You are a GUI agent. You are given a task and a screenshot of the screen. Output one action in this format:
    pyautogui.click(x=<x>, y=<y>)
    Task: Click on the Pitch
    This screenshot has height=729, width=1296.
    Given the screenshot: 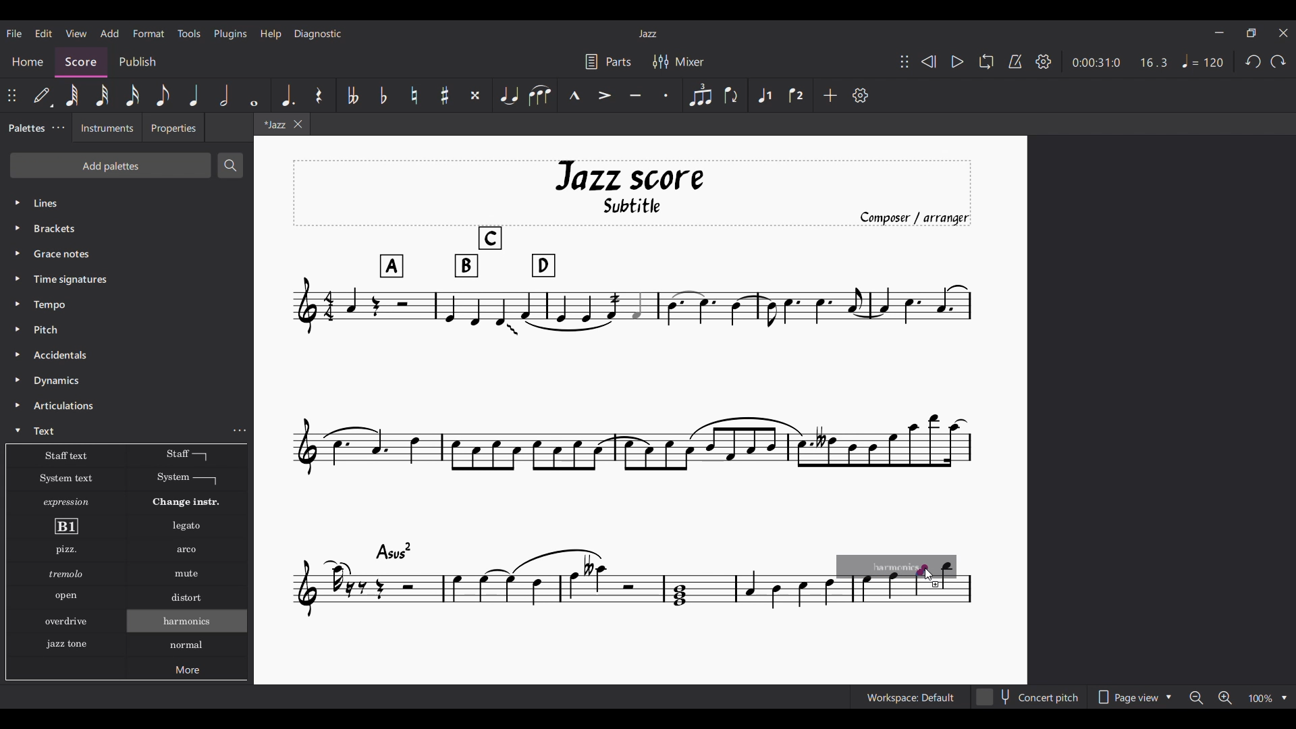 What is the action you would take?
    pyautogui.click(x=49, y=329)
    